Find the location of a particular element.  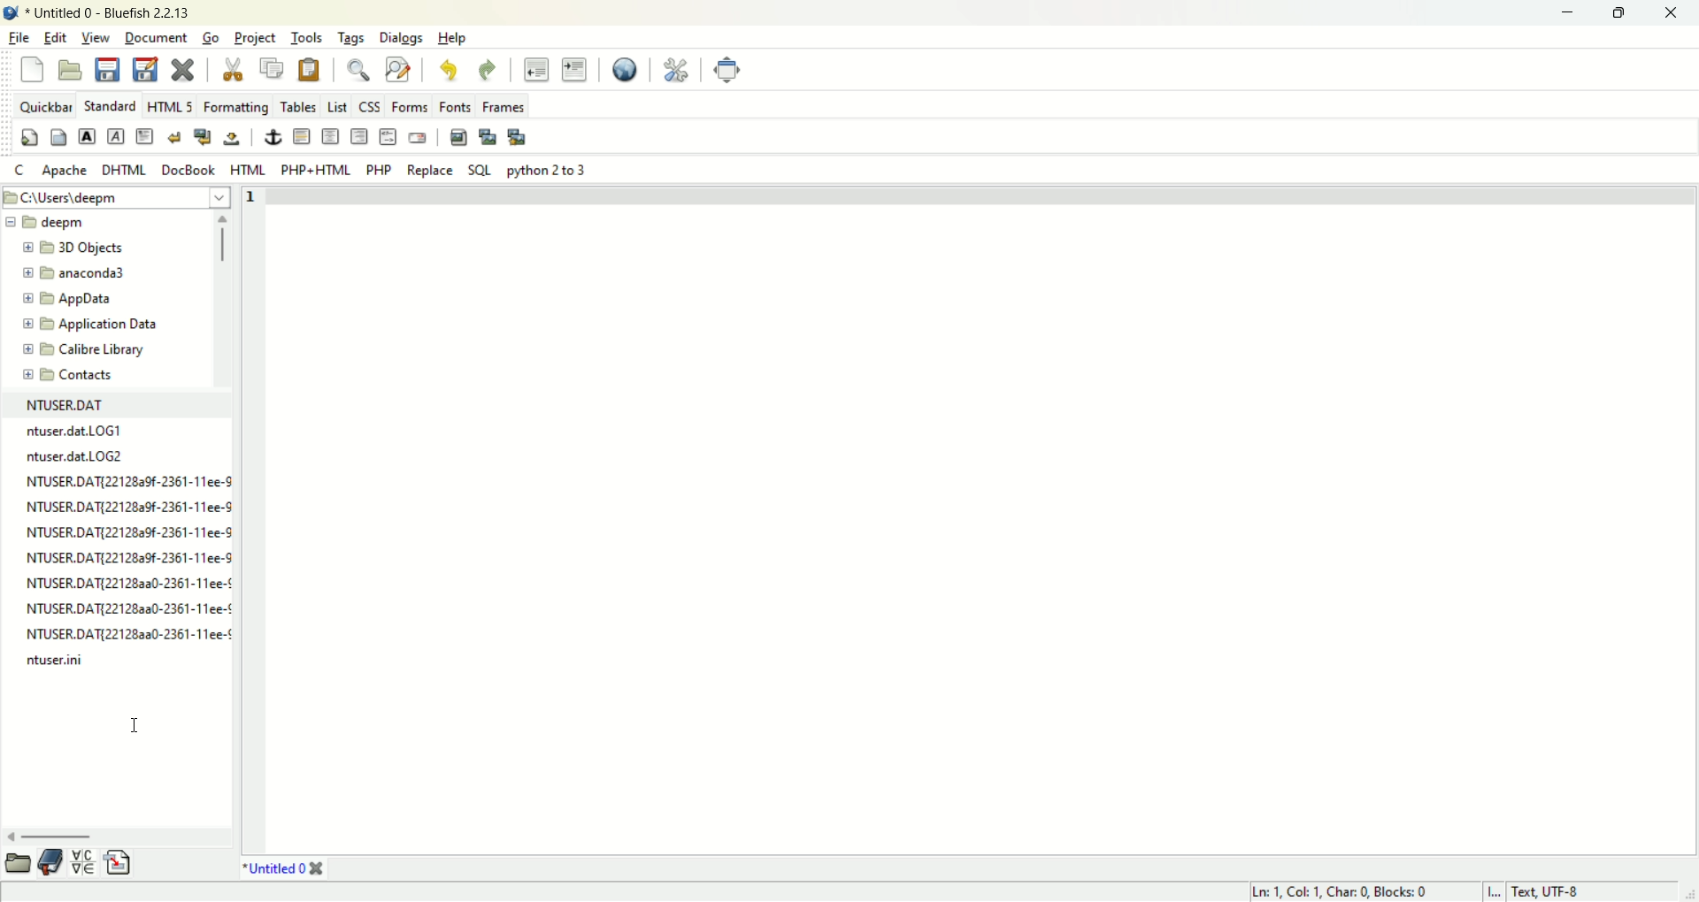

open file is located at coordinates (72, 69).